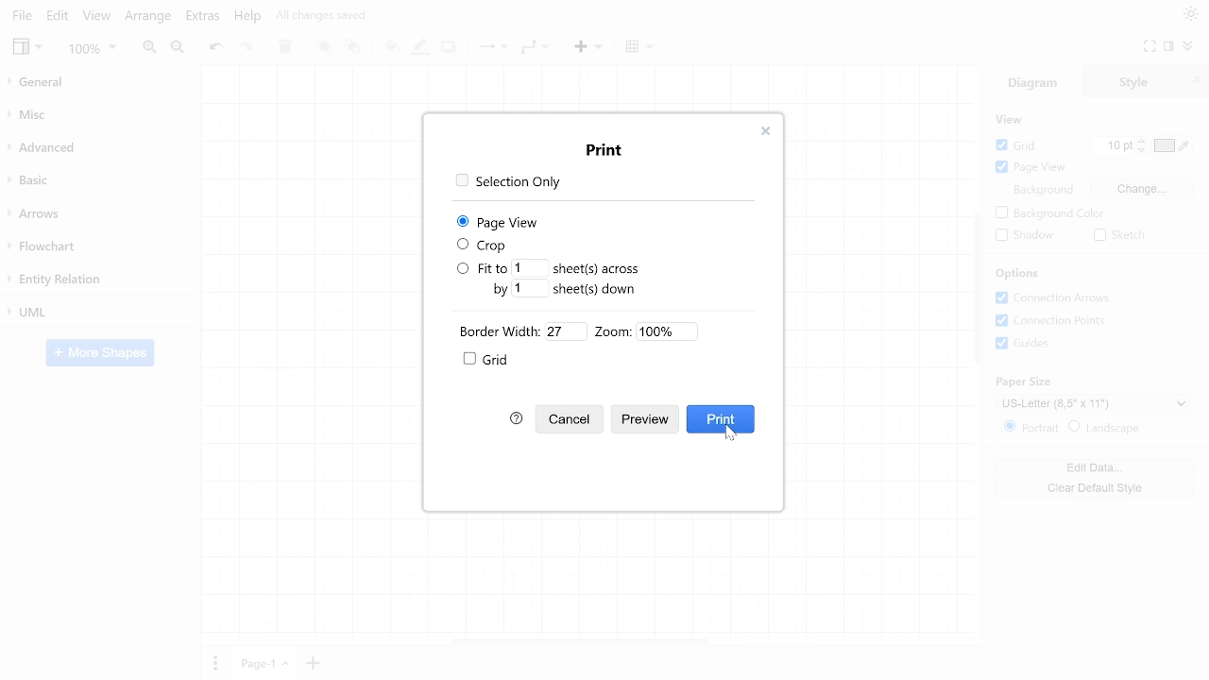 Image resolution: width=1209 pixels, height=680 pixels. What do you see at coordinates (1143, 140) in the screenshot?
I see `iNCREASE GRID PT` at bounding box center [1143, 140].